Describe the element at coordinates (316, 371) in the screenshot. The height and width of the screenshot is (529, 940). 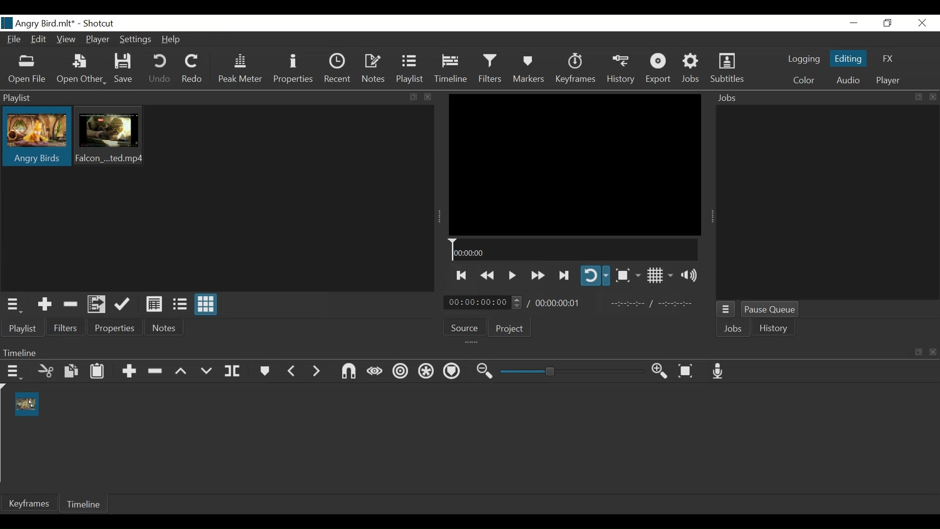
I see `Next Marker` at that location.